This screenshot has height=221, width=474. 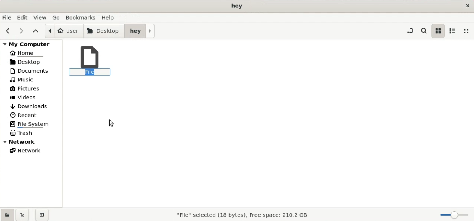 What do you see at coordinates (32, 44) in the screenshot?
I see `my computer` at bounding box center [32, 44].